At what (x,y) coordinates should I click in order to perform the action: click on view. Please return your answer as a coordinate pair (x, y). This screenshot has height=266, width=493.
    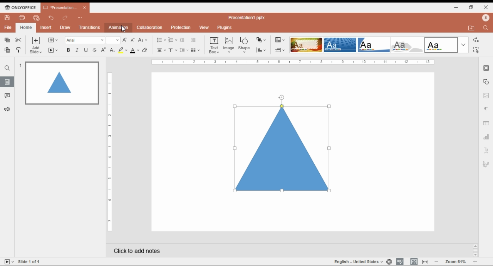
    Looking at the image, I should click on (205, 28).